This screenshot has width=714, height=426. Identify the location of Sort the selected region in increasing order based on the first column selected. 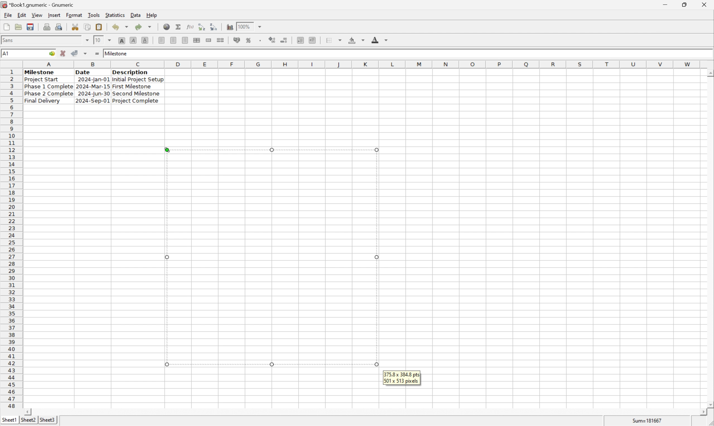
(200, 27).